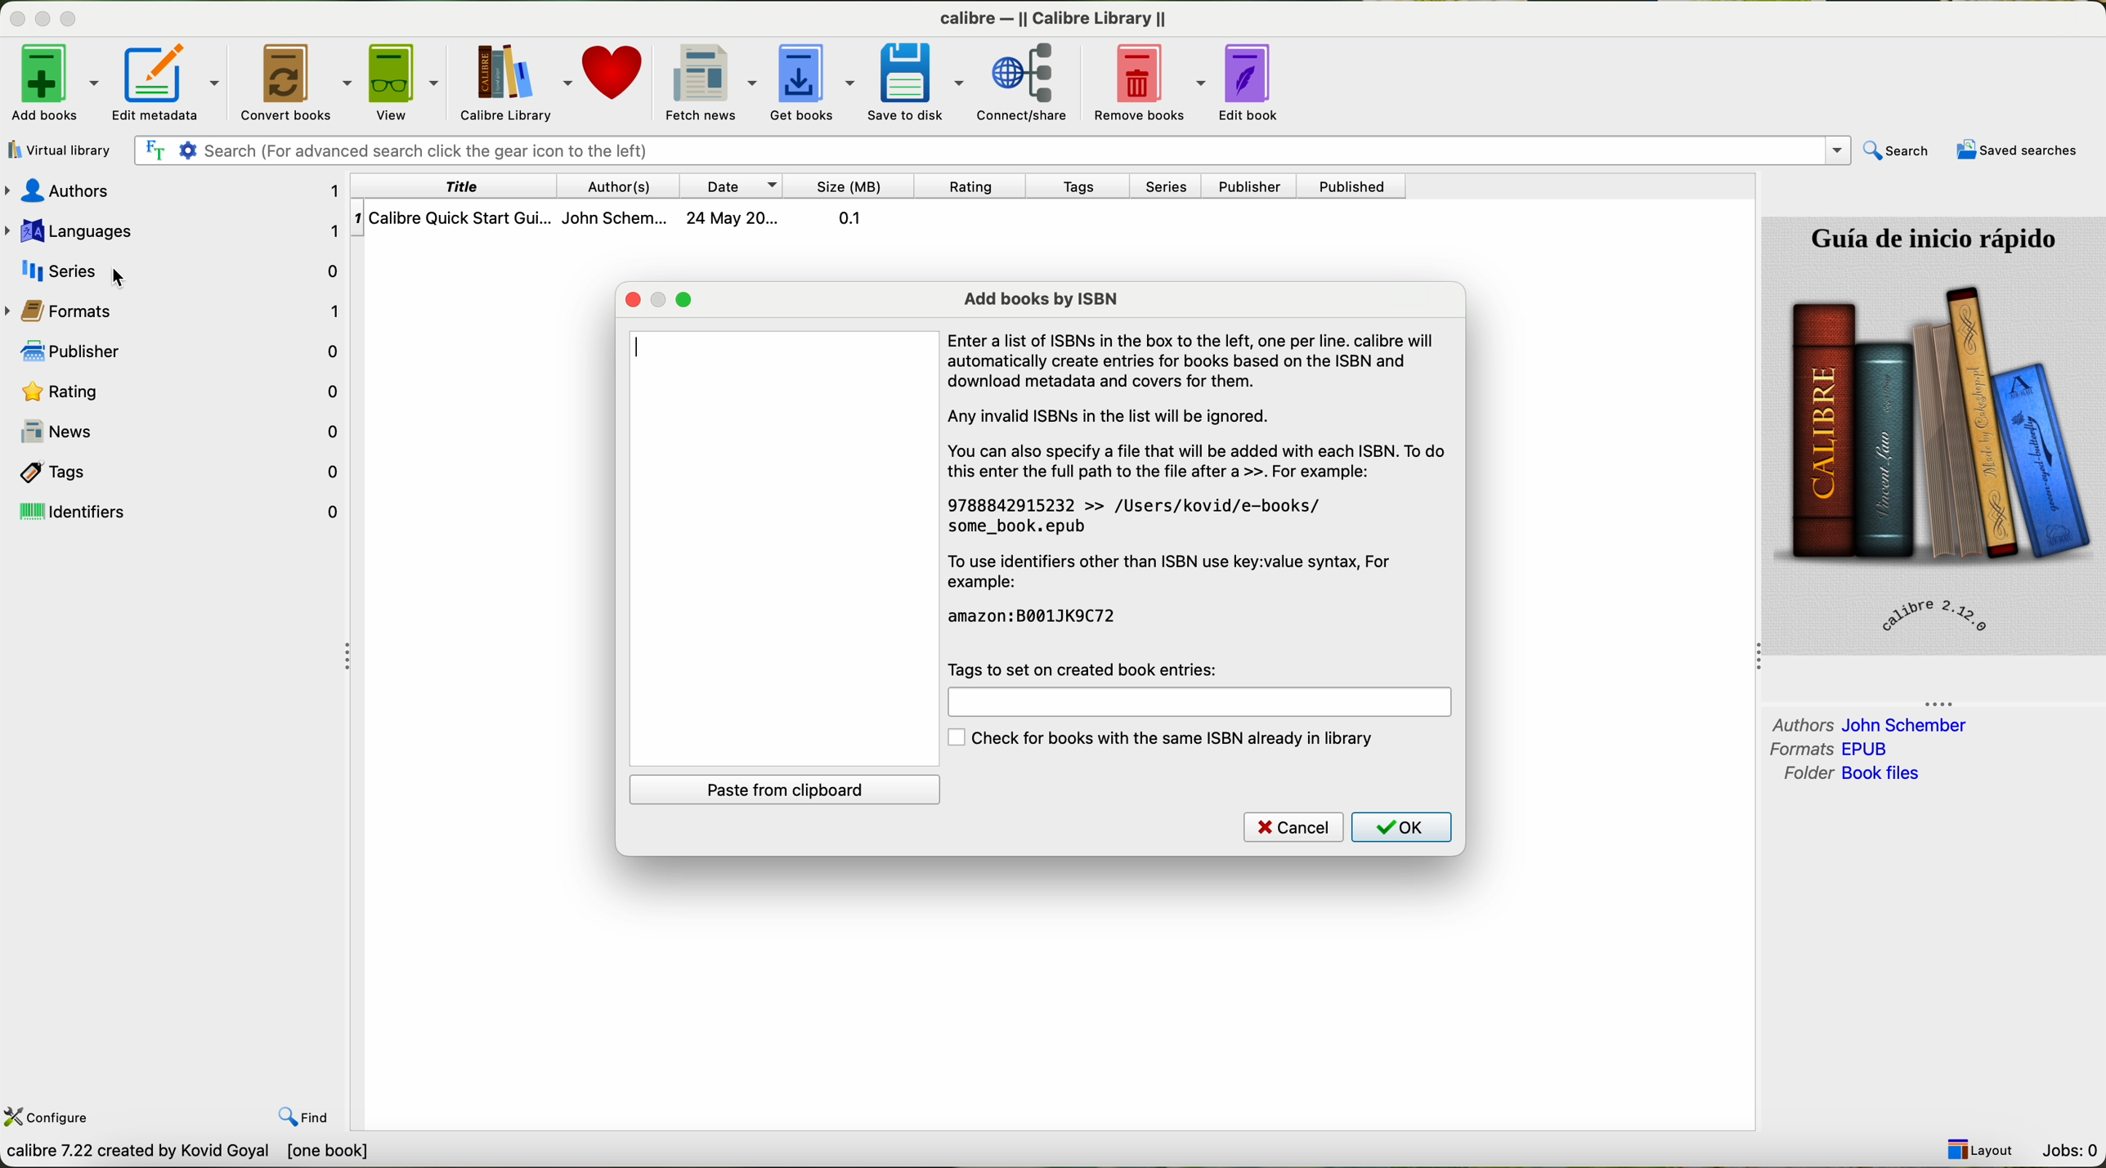 Image resolution: width=2106 pixels, height=1168 pixels. Describe the element at coordinates (1144, 82) in the screenshot. I see `remove books` at that location.